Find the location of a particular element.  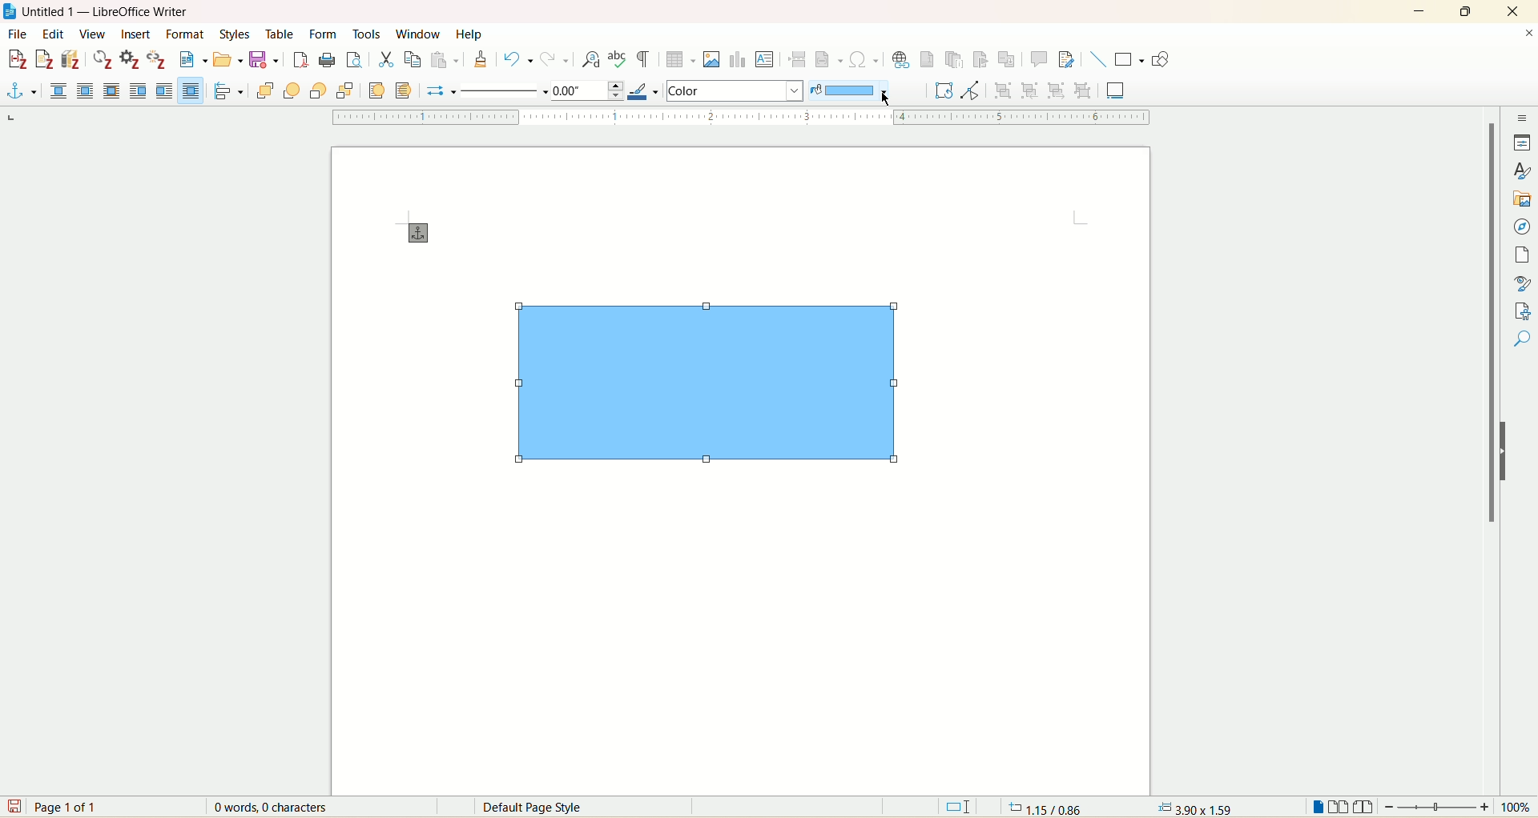

cursor is located at coordinates (888, 100).